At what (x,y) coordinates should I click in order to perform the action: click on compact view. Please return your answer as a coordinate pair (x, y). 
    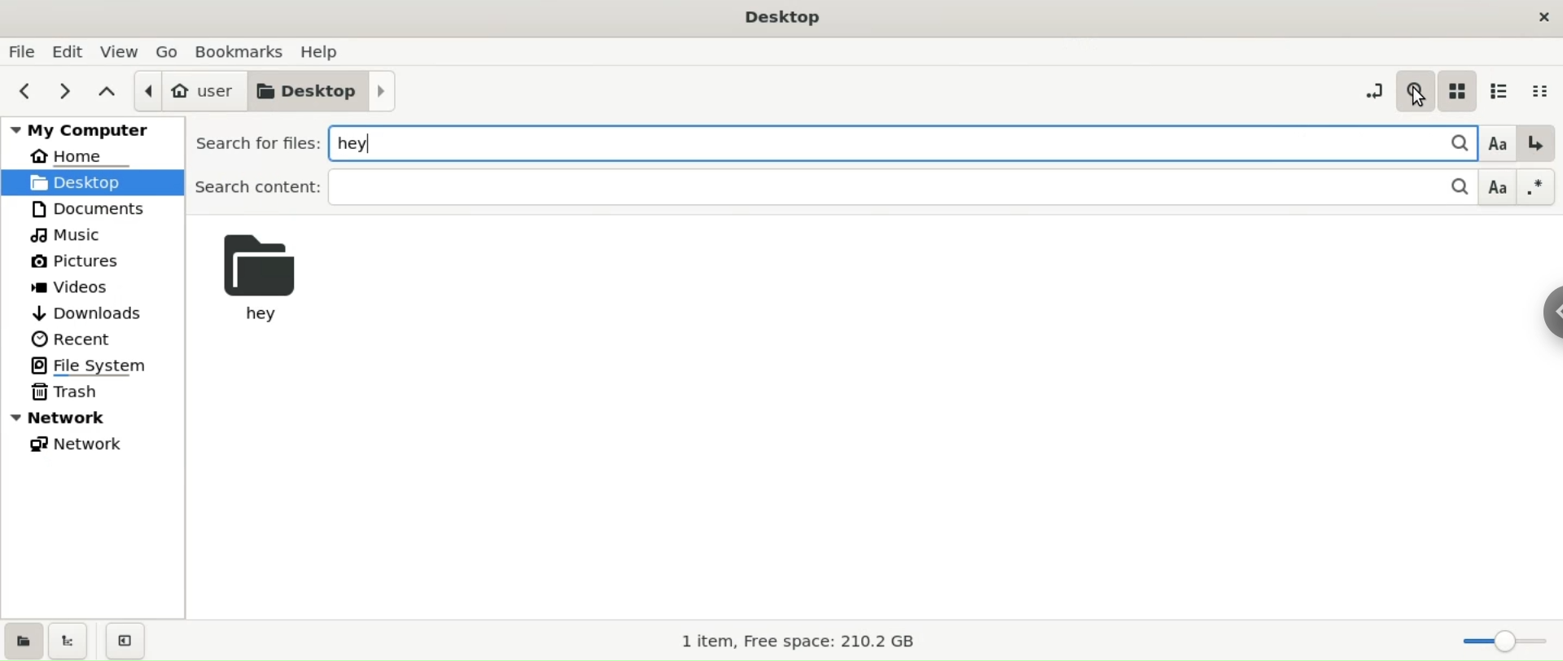
    Looking at the image, I should click on (1543, 92).